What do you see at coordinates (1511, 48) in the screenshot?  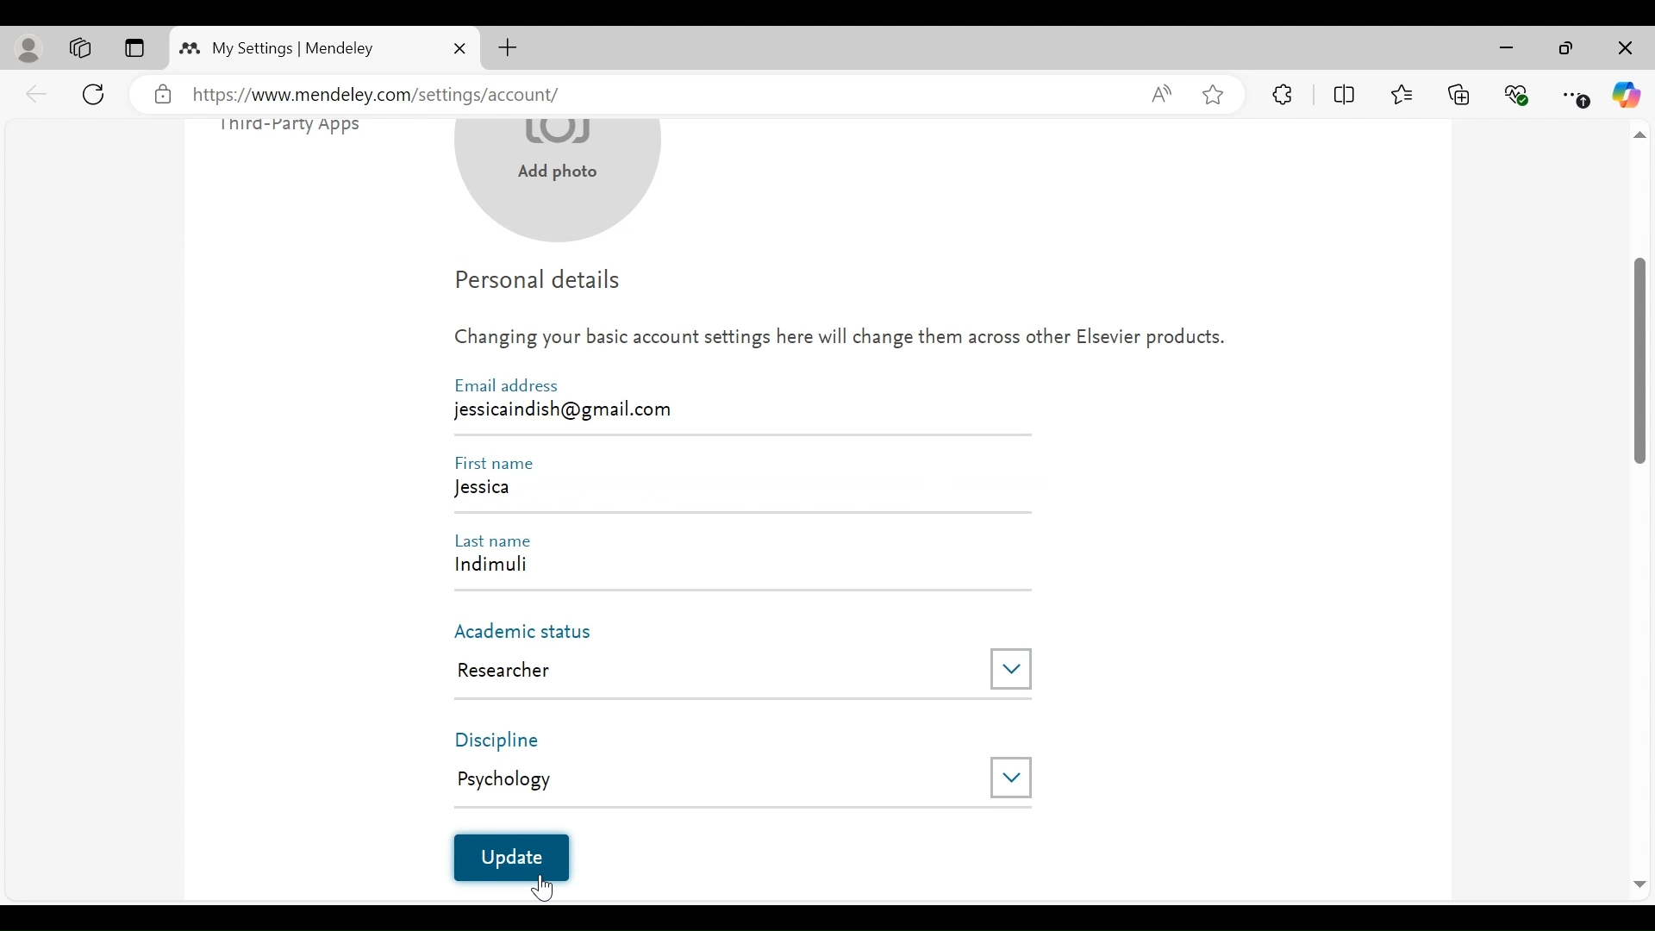 I see `minimize` at bounding box center [1511, 48].